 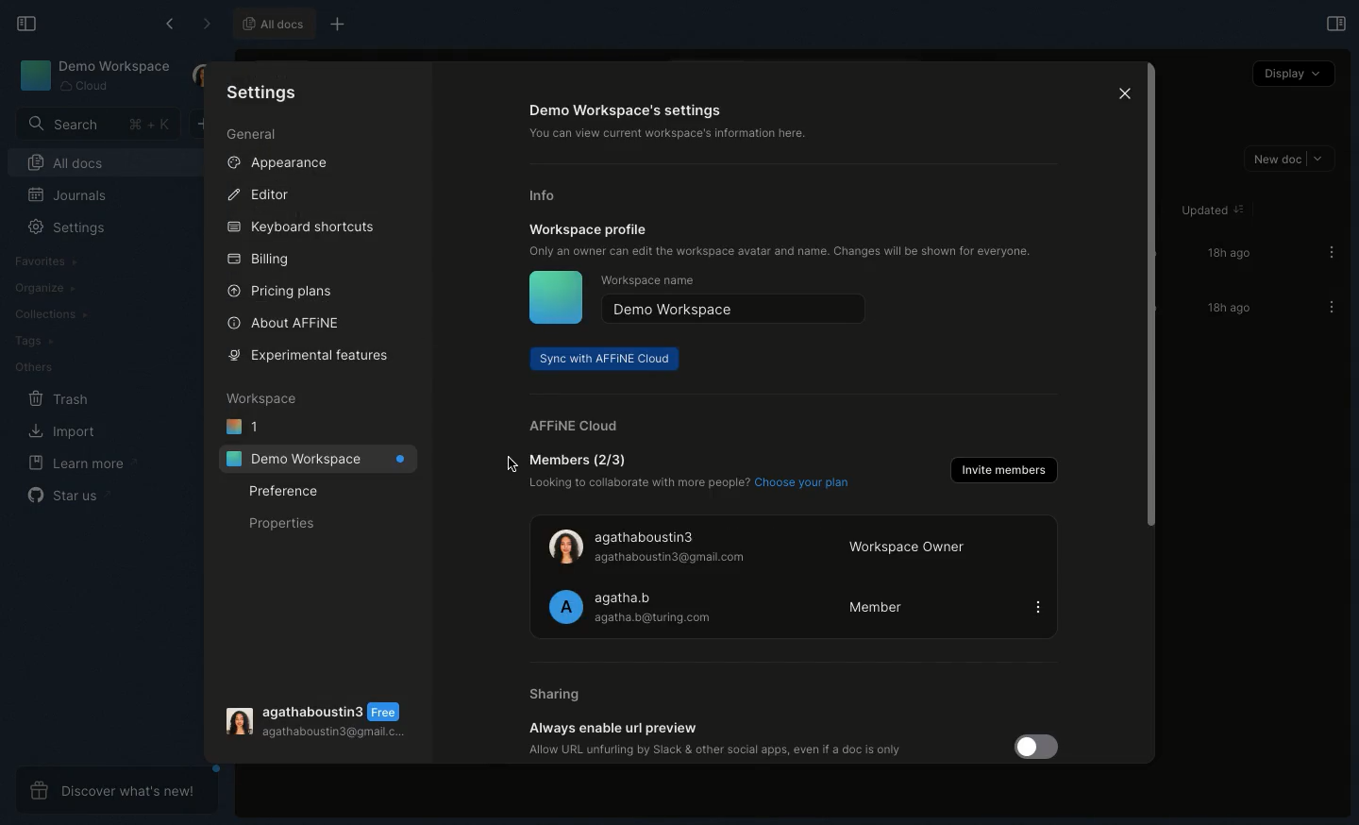 I want to click on Sync with AFFINE cloud, so click(x=608, y=359).